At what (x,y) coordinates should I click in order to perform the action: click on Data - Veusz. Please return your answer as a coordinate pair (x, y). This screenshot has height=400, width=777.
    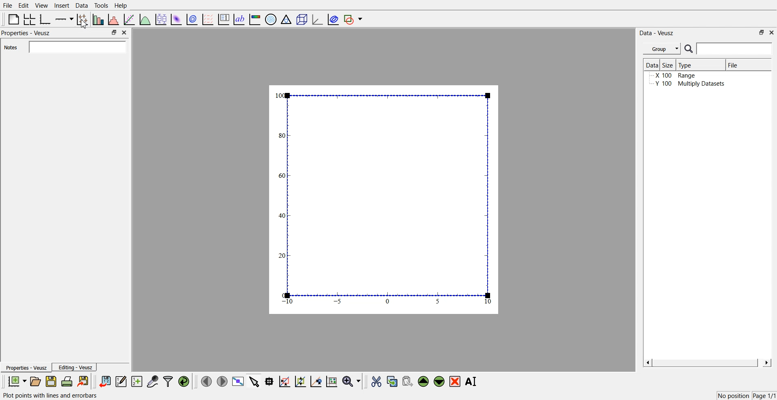
    Looking at the image, I should click on (657, 33).